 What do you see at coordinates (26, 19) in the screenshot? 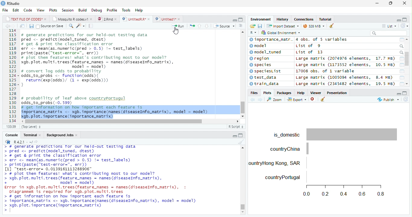
I see `TEXT FILE OF CODES" ` at bounding box center [26, 19].